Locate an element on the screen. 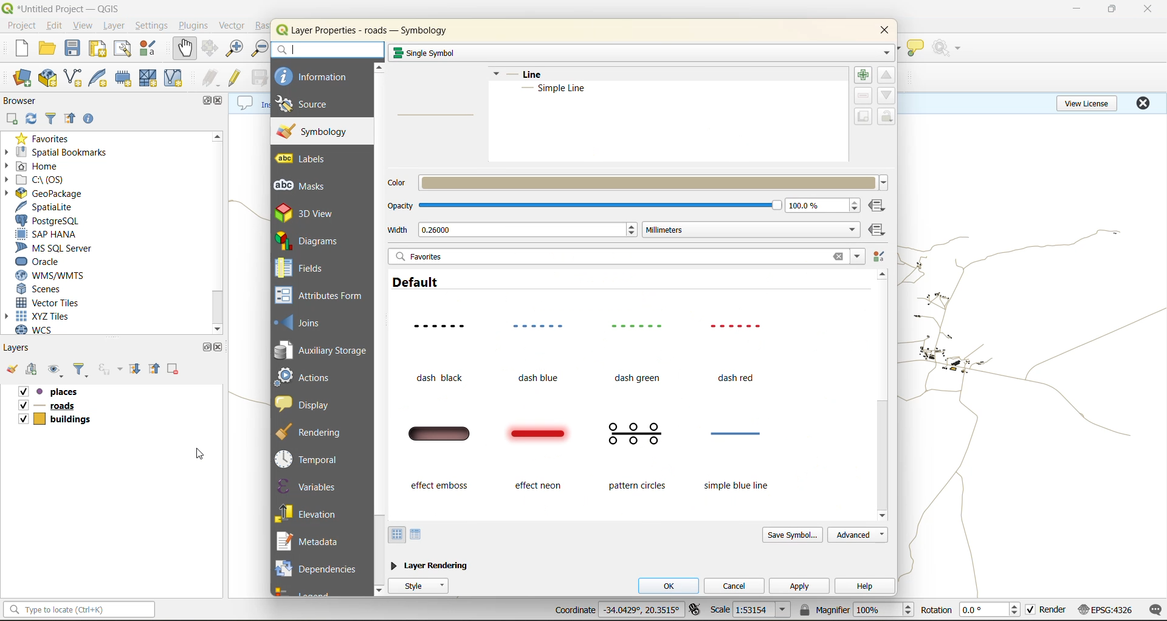 The image size is (1167, 621). simple blue line is located at coordinates (742, 455).